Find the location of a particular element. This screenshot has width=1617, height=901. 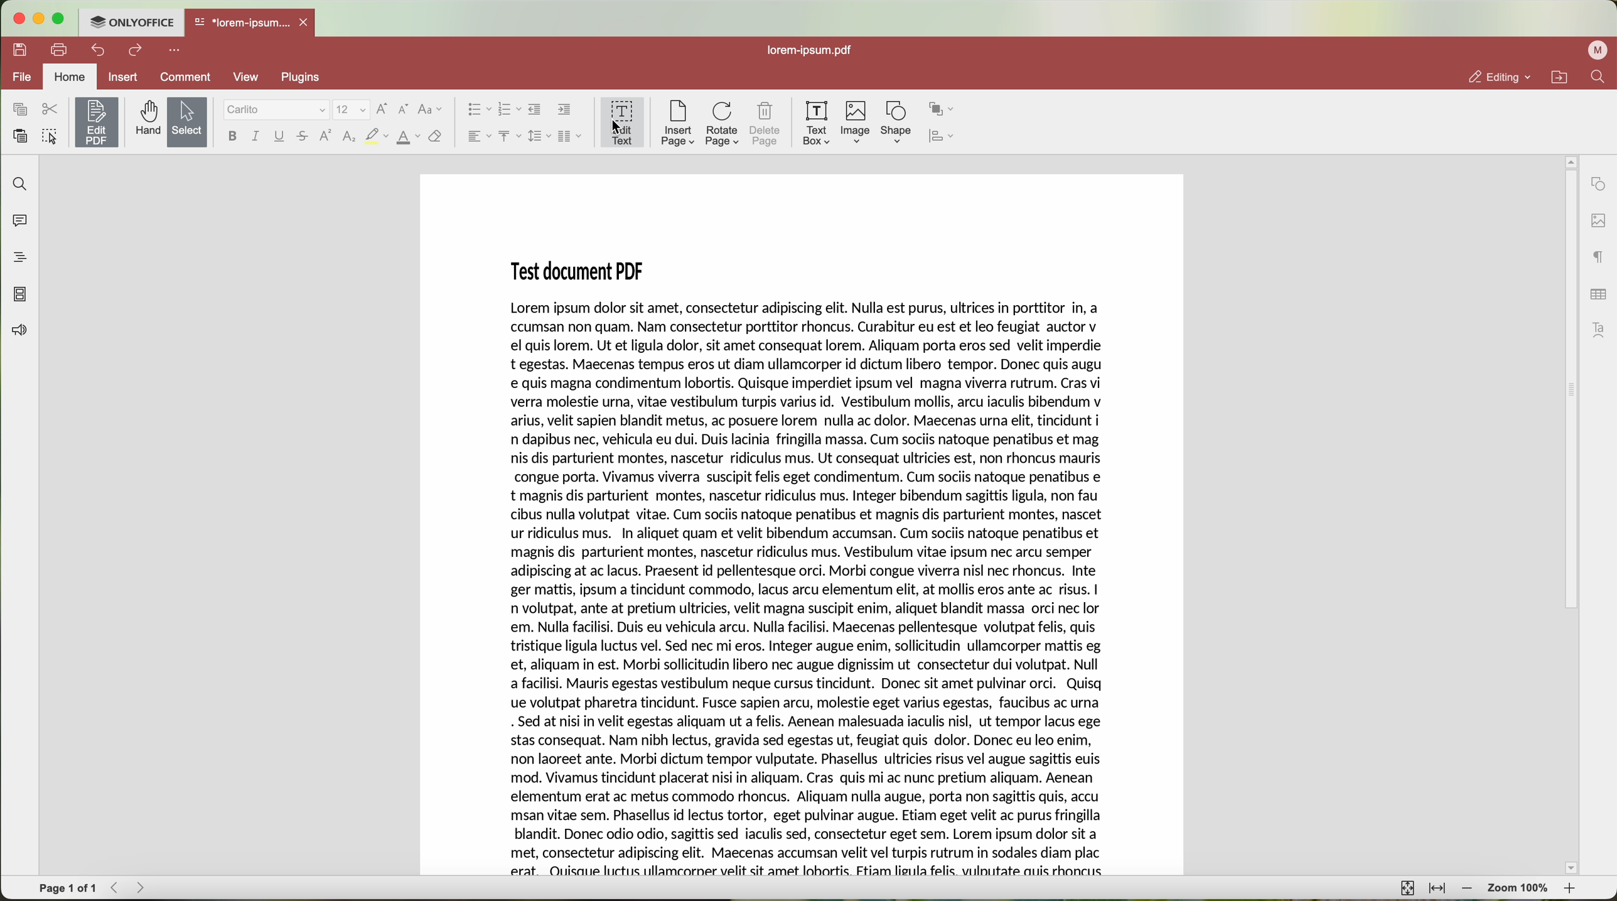

navigate arrows is located at coordinates (125, 889).